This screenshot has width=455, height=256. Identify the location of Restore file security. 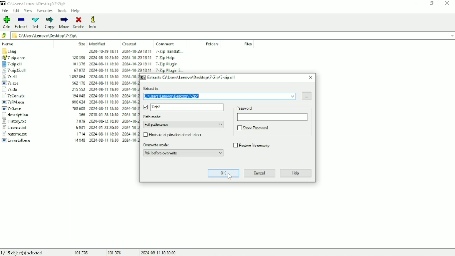
(252, 146).